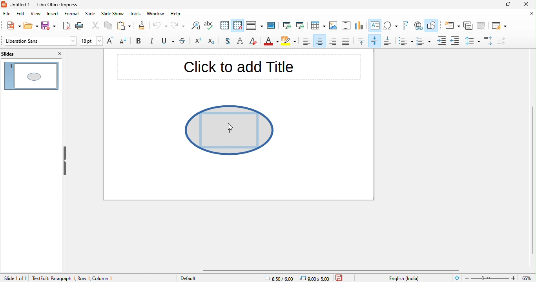  I want to click on hyperlink, so click(418, 26).